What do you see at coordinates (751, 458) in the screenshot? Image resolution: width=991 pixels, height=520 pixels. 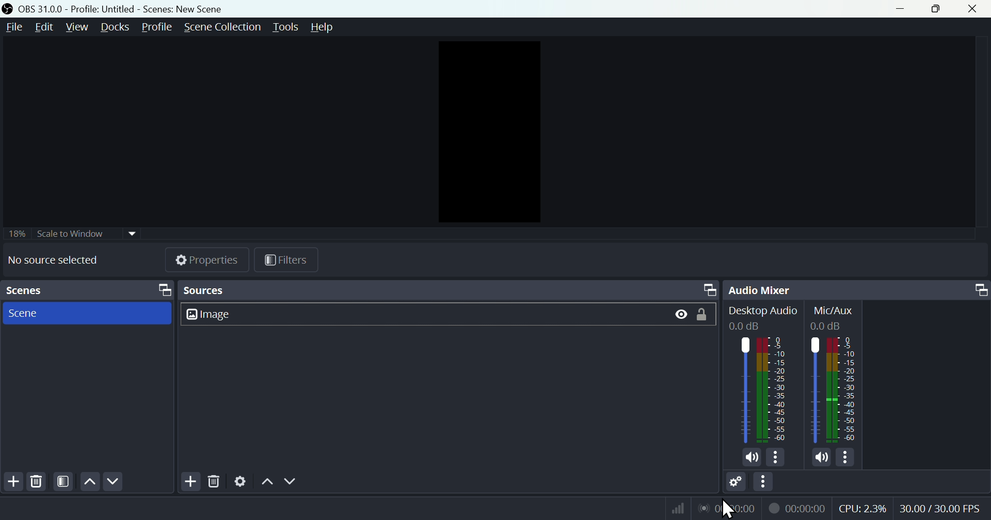 I see `volume` at bounding box center [751, 458].